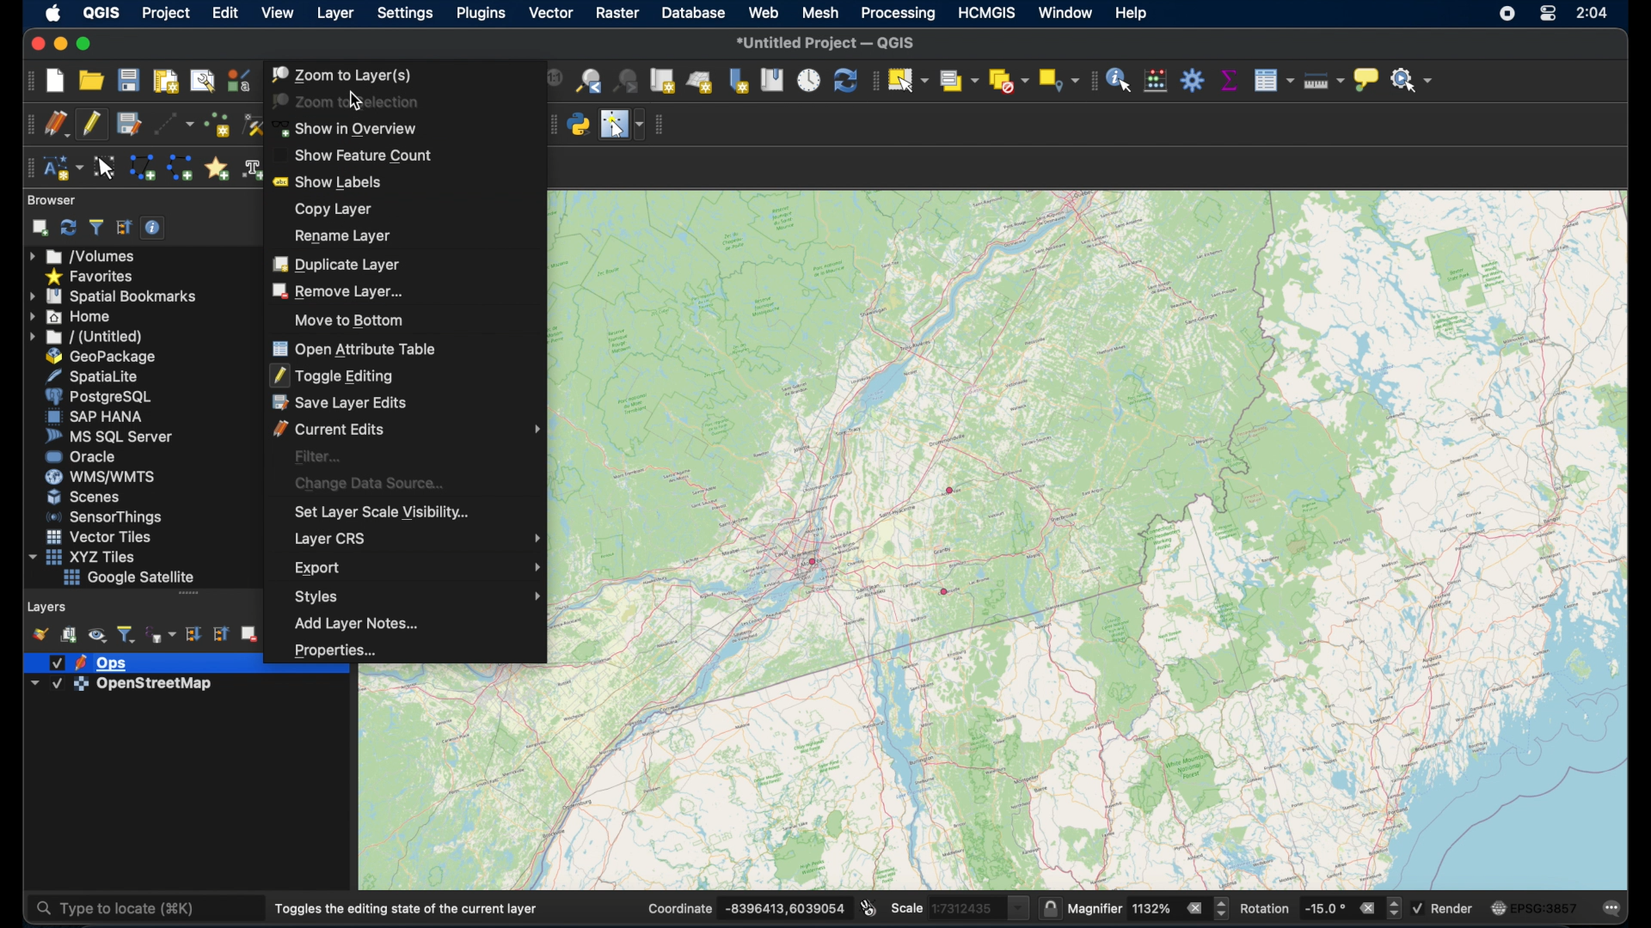 This screenshot has height=928, width=1651. What do you see at coordinates (1212, 745) in the screenshot?
I see `open street map` at bounding box center [1212, 745].